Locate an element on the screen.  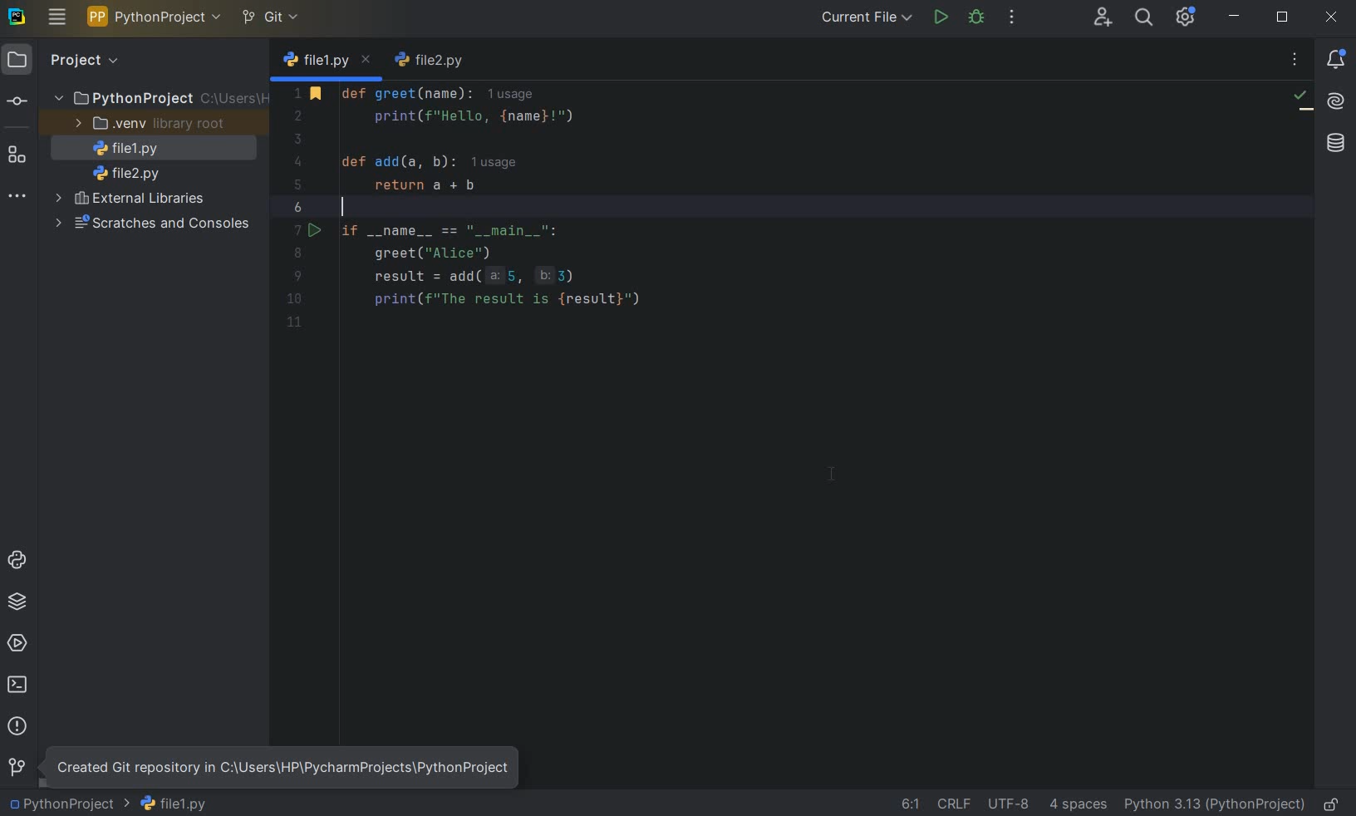
structure is located at coordinates (17, 159).